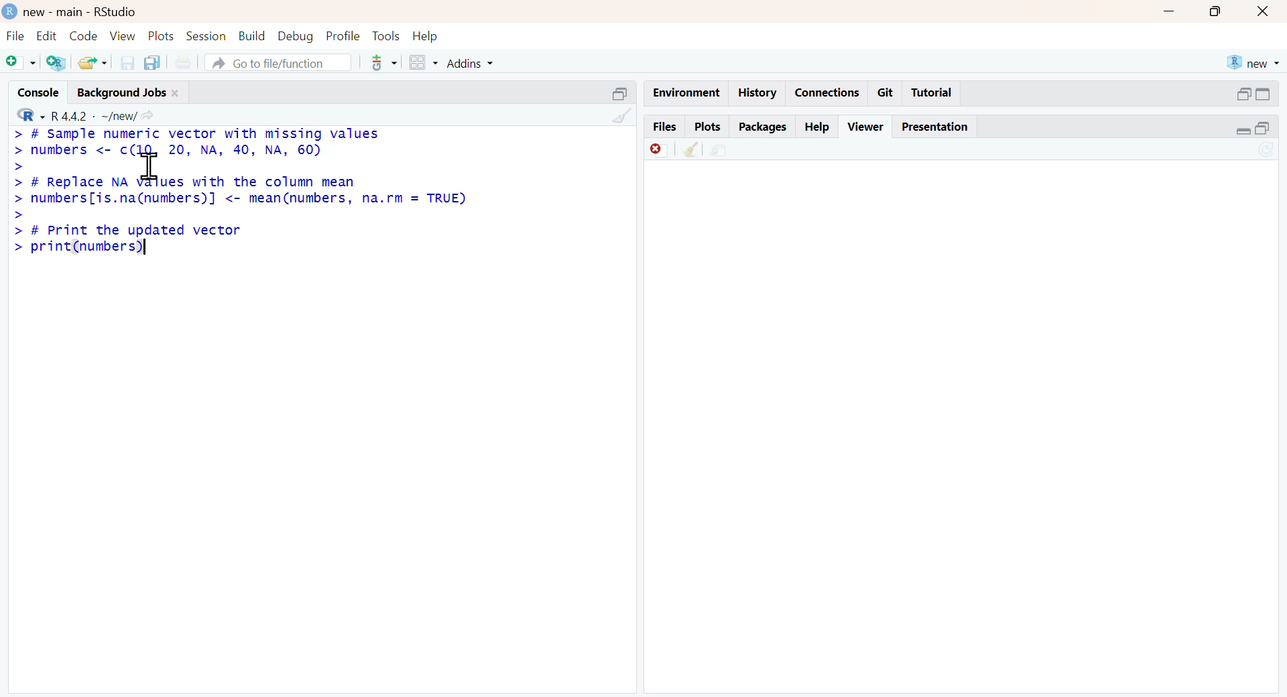  Describe the element at coordinates (123, 37) in the screenshot. I see `view` at that location.